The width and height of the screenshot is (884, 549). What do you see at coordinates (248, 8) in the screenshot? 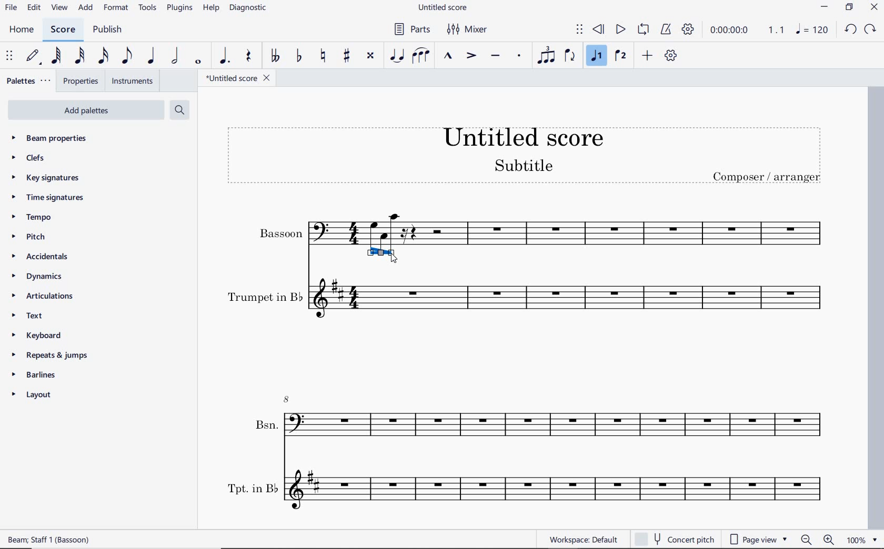
I see `diagnostic` at bounding box center [248, 8].